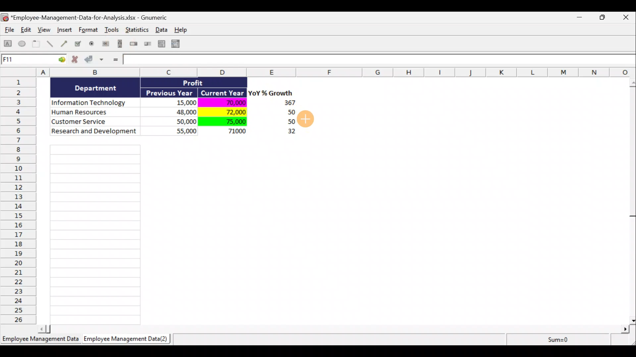  What do you see at coordinates (147, 45) in the screenshot?
I see `Create a slider` at bounding box center [147, 45].